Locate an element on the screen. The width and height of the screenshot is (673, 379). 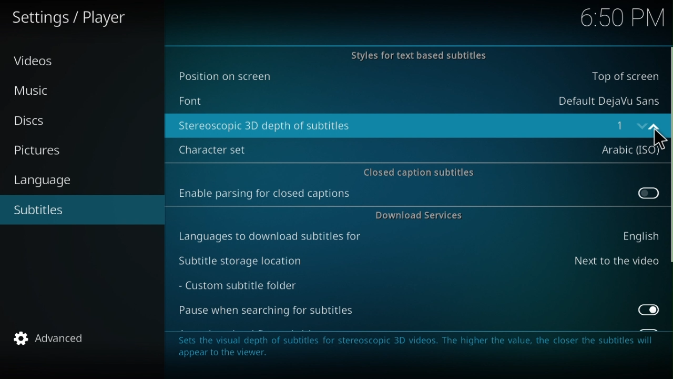
Position on the screen is located at coordinates (414, 77).